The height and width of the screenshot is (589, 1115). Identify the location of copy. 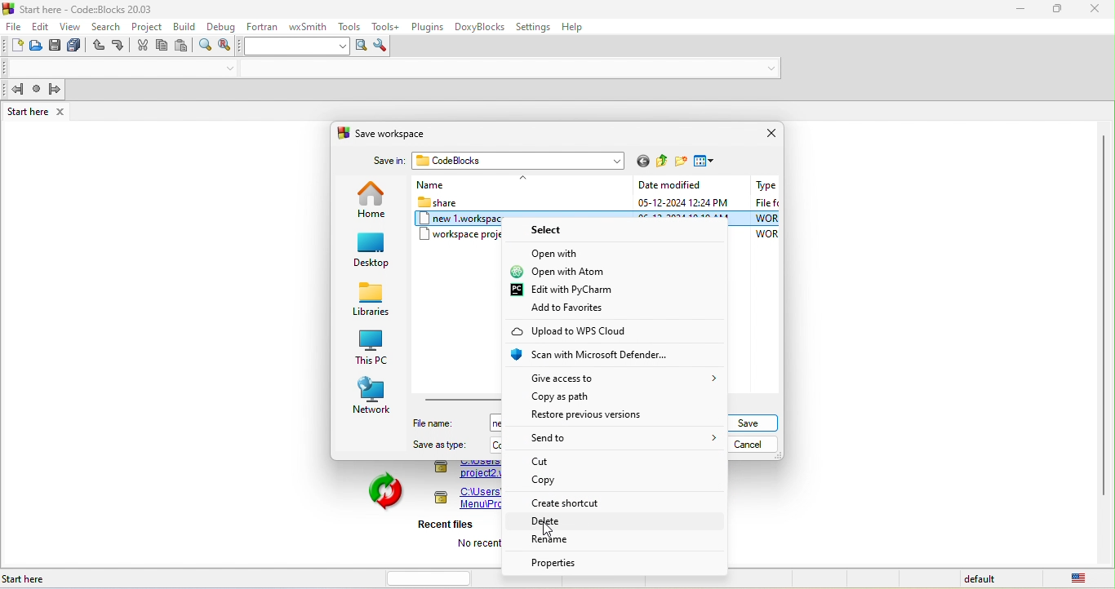
(553, 481).